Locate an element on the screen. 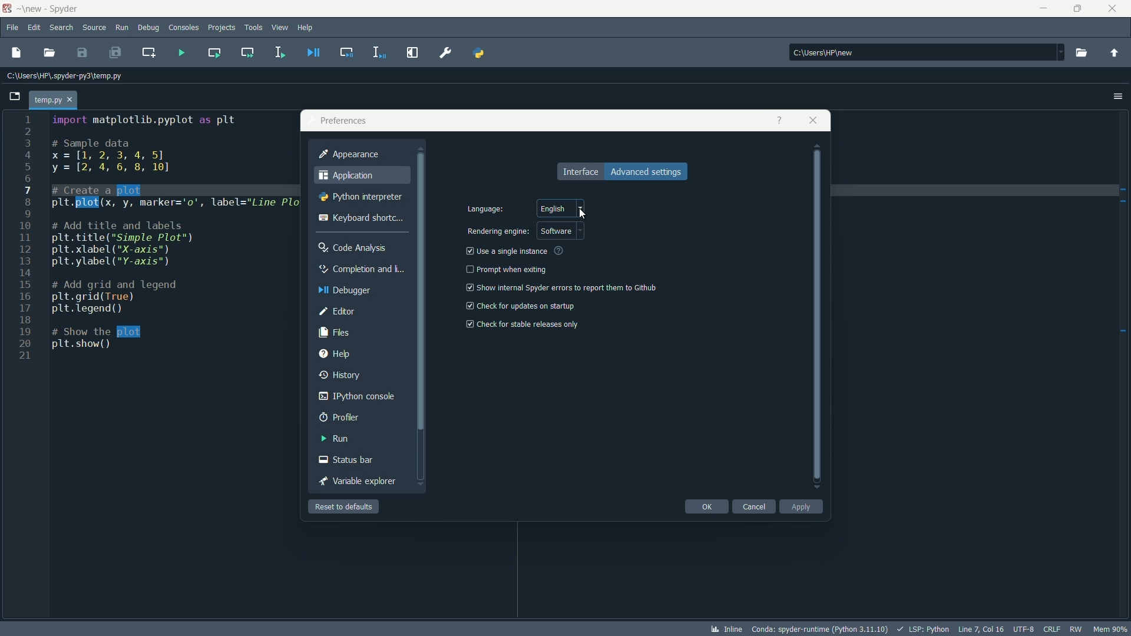 The image size is (1131, 636). apply is located at coordinates (803, 506).